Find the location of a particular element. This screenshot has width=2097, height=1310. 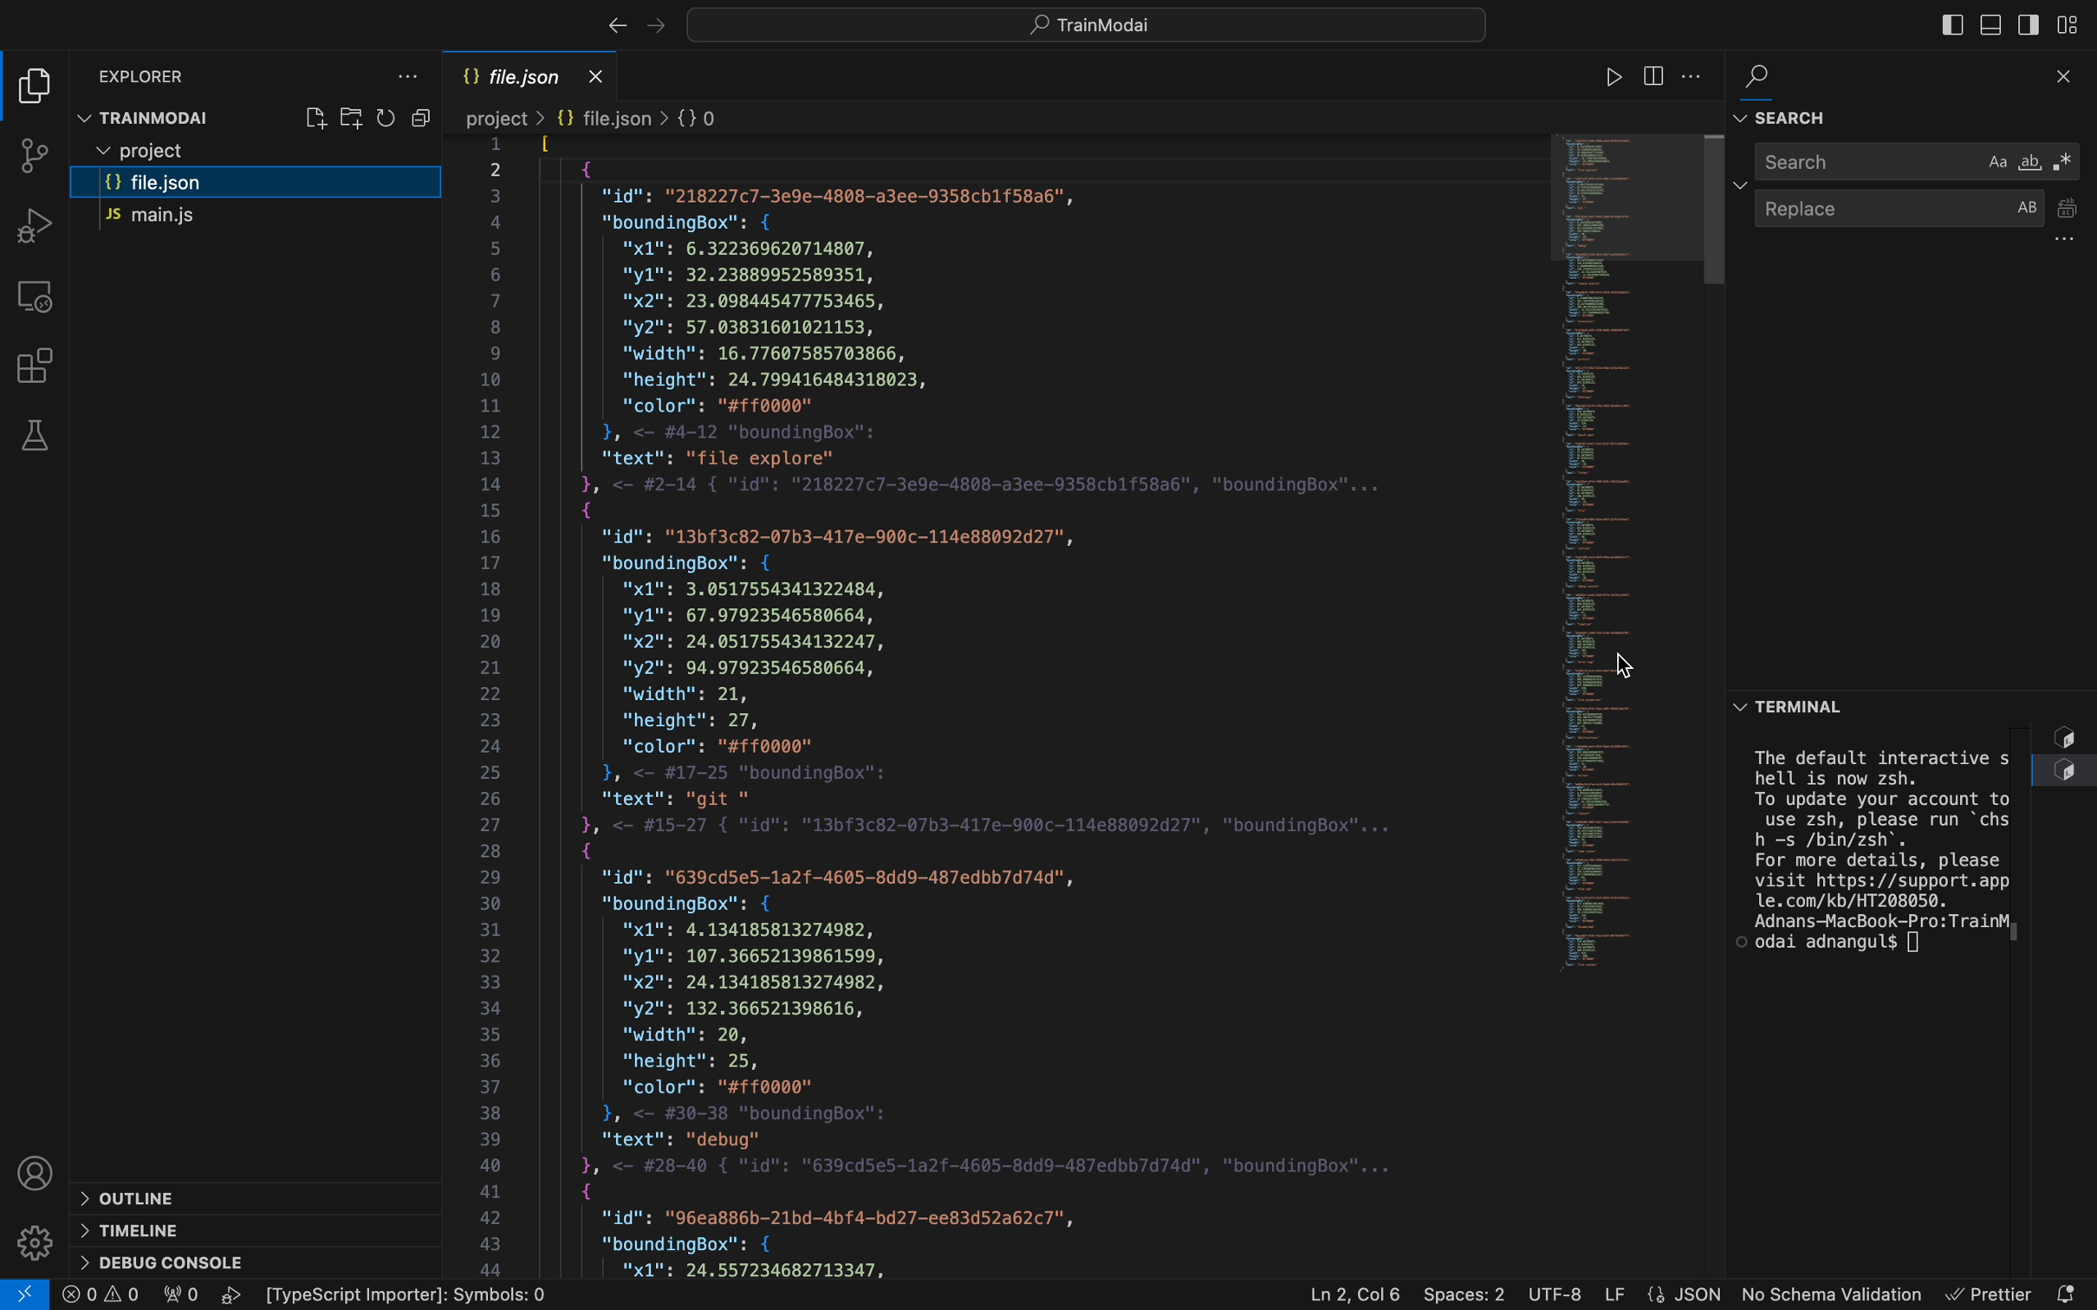

notification is located at coordinates (2068, 1287).